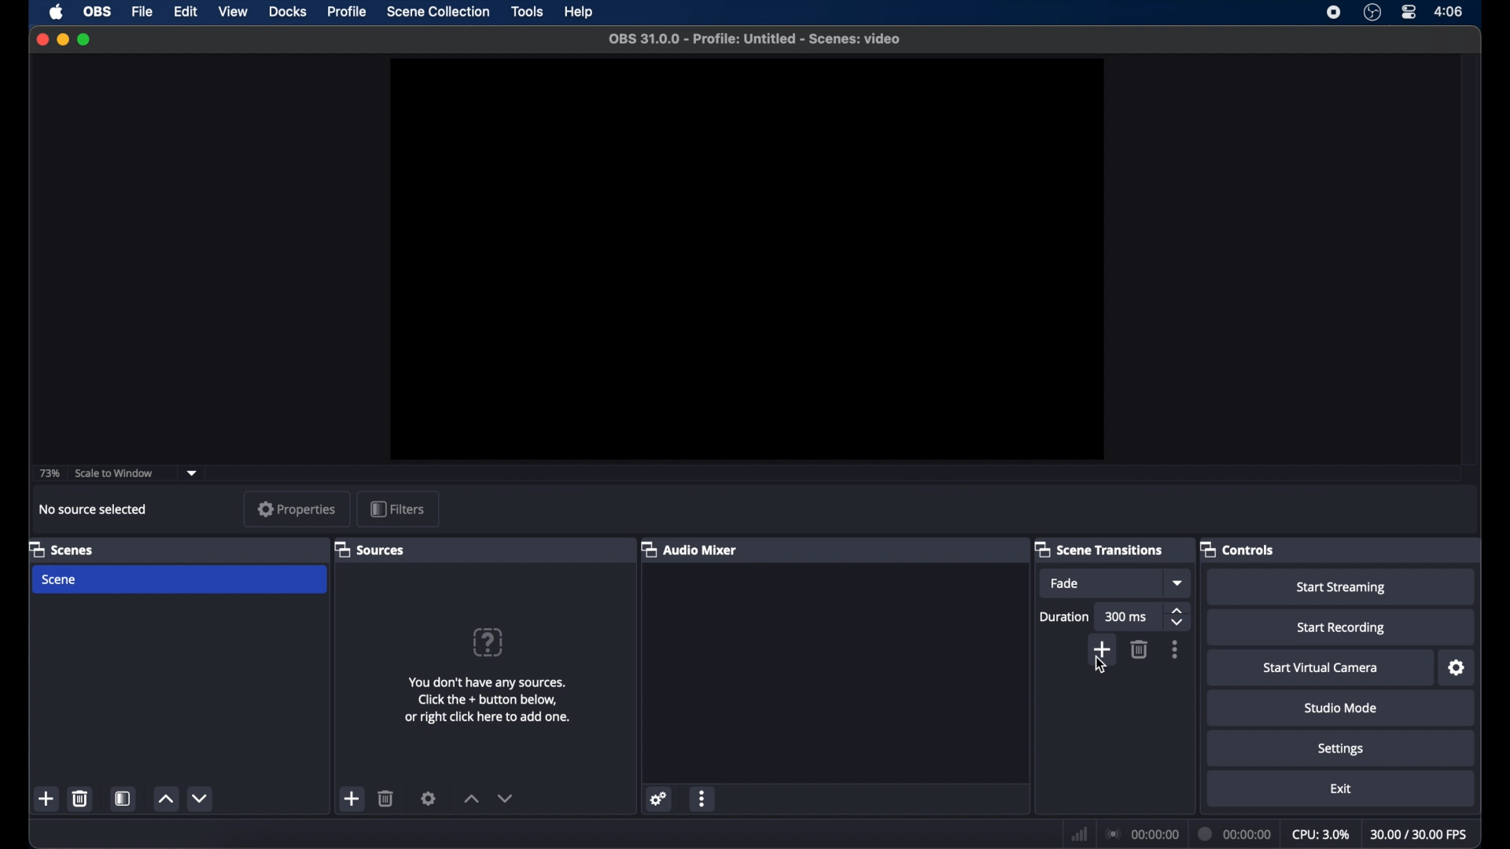 This screenshot has width=1510, height=849. Describe the element at coordinates (60, 579) in the screenshot. I see `scene` at that location.